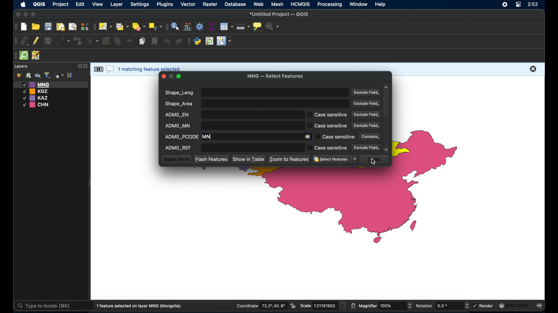  Describe the element at coordinates (110, 70) in the screenshot. I see `comments` at that location.